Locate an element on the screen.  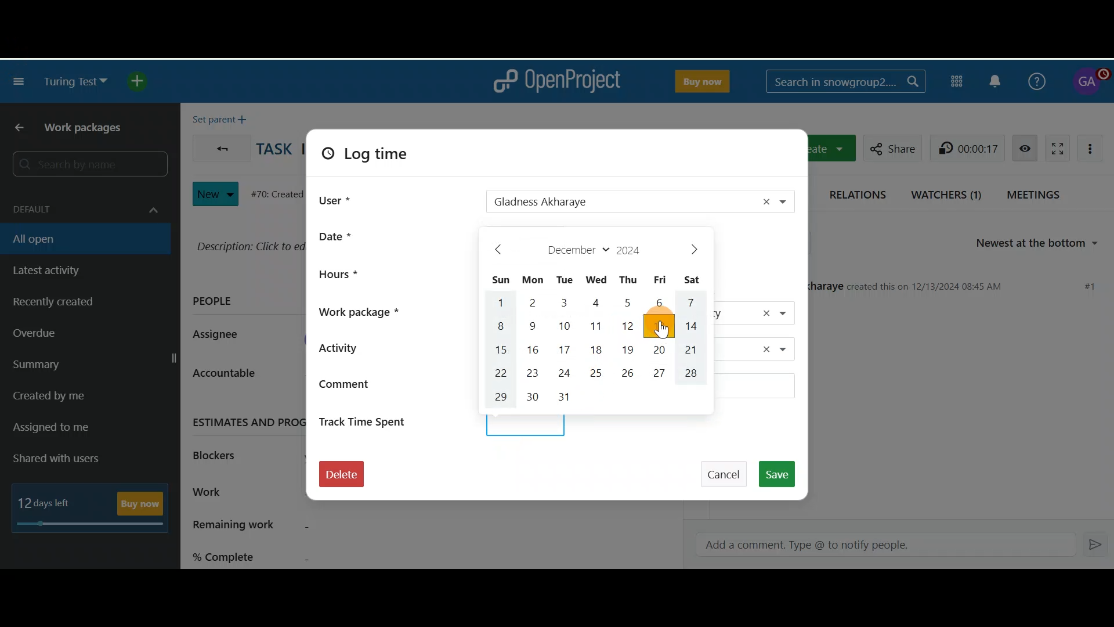
Unwatch work package is located at coordinates (1025, 147).